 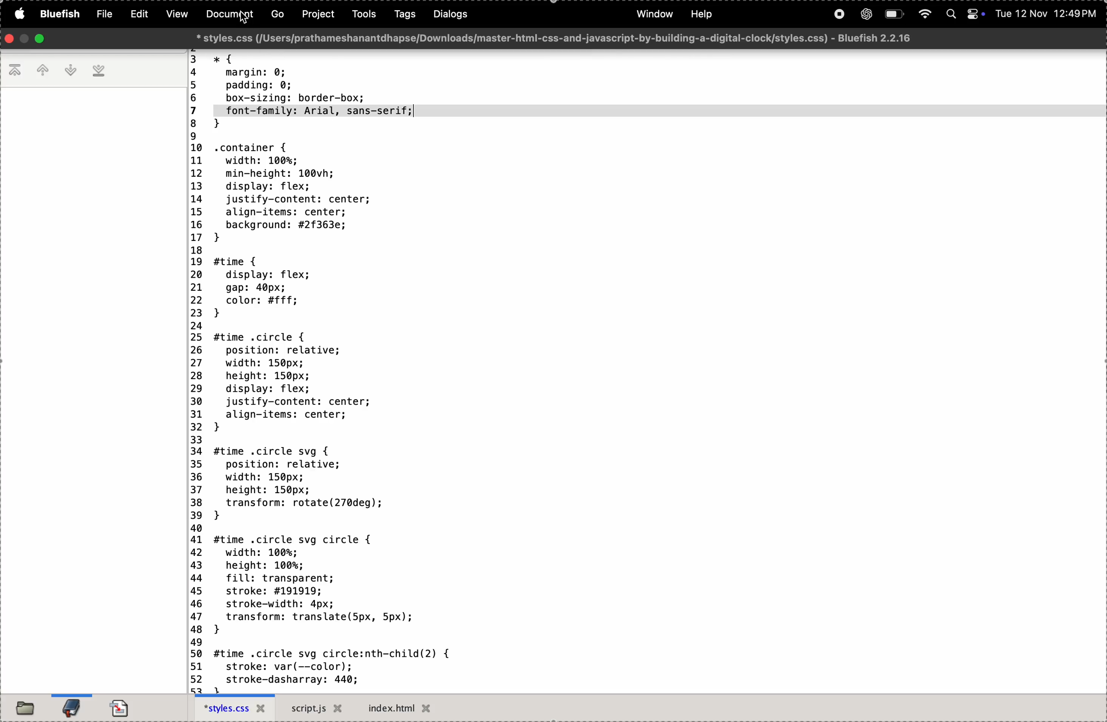 I want to click on Apple, so click(x=18, y=14).